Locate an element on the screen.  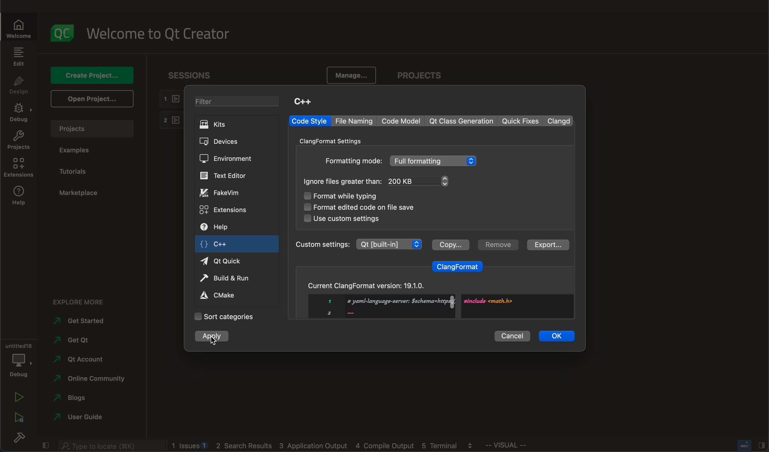
copy is located at coordinates (450, 244).